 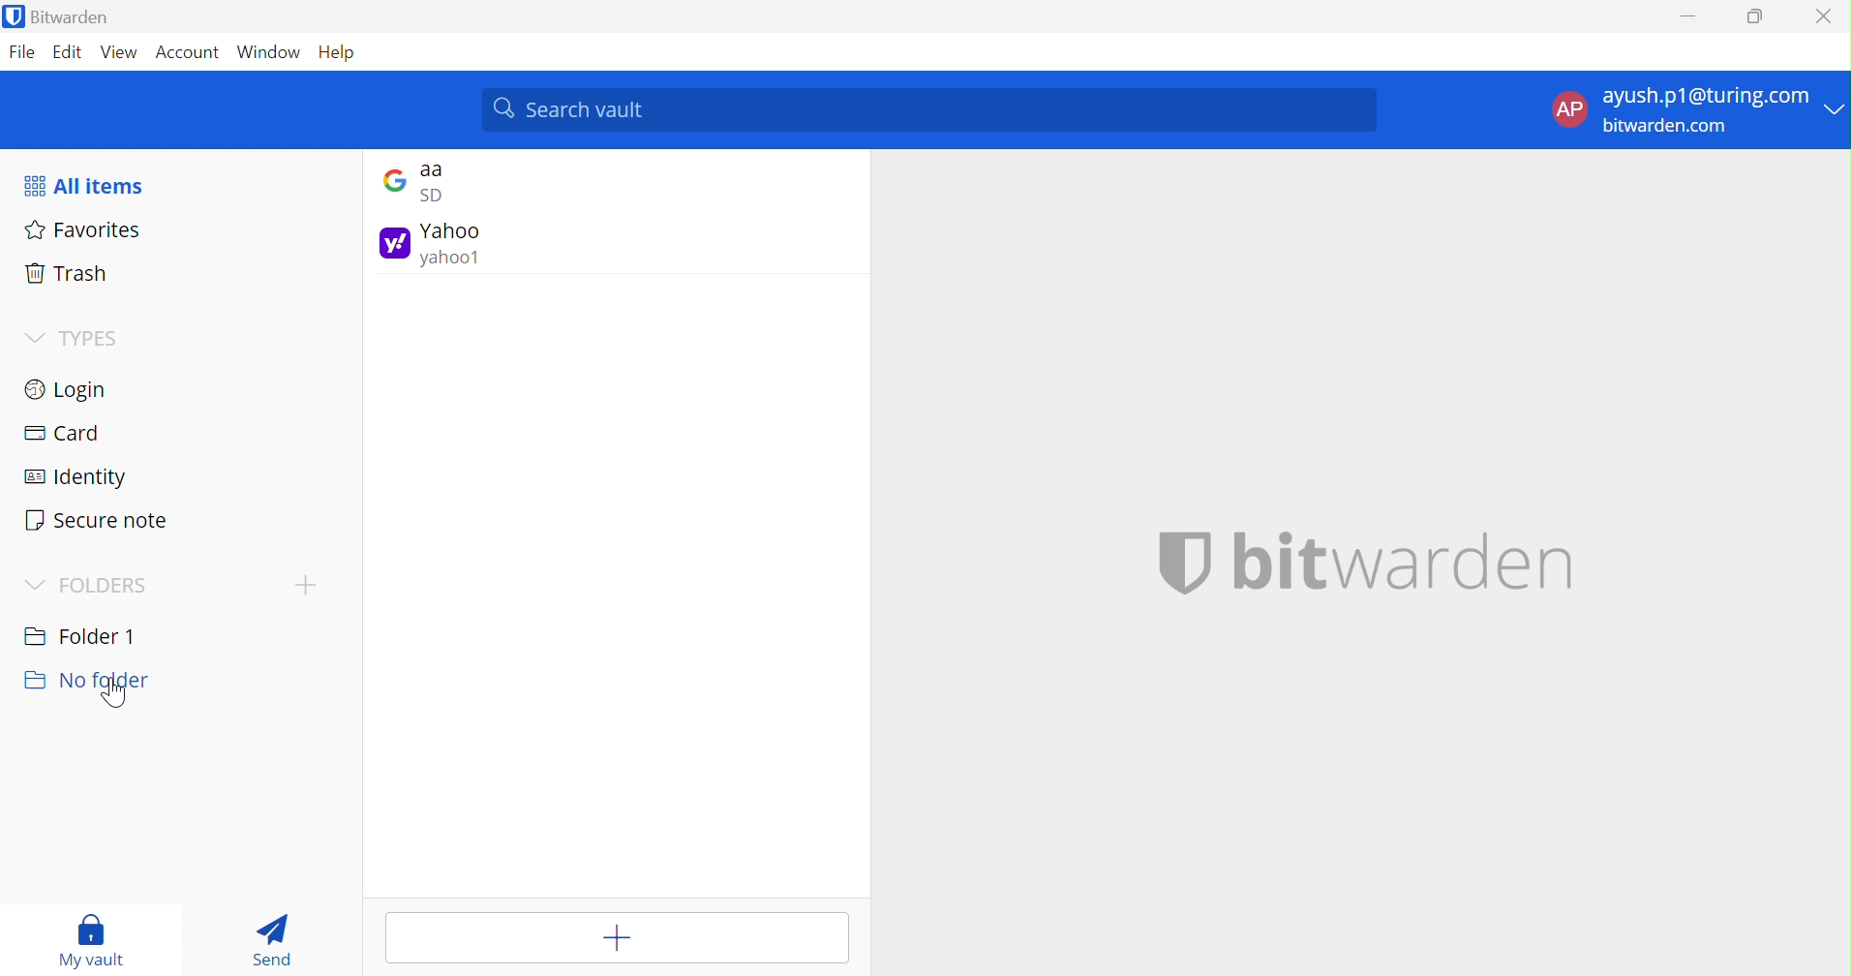 What do you see at coordinates (88, 188) in the screenshot?
I see `All items` at bounding box center [88, 188].